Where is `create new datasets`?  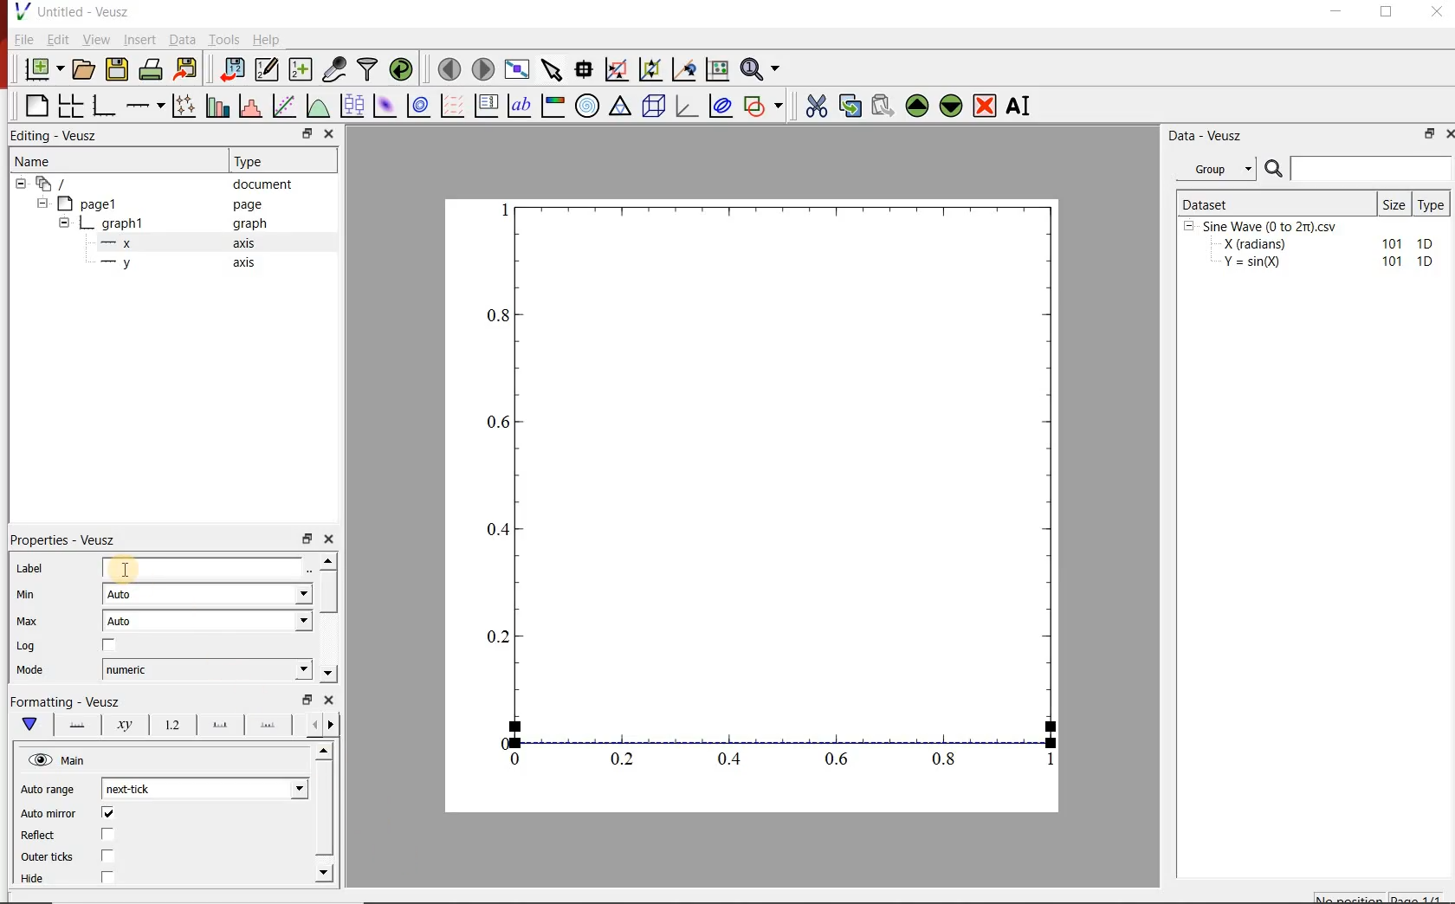 create new datasets is located at coordinates (301, 69).